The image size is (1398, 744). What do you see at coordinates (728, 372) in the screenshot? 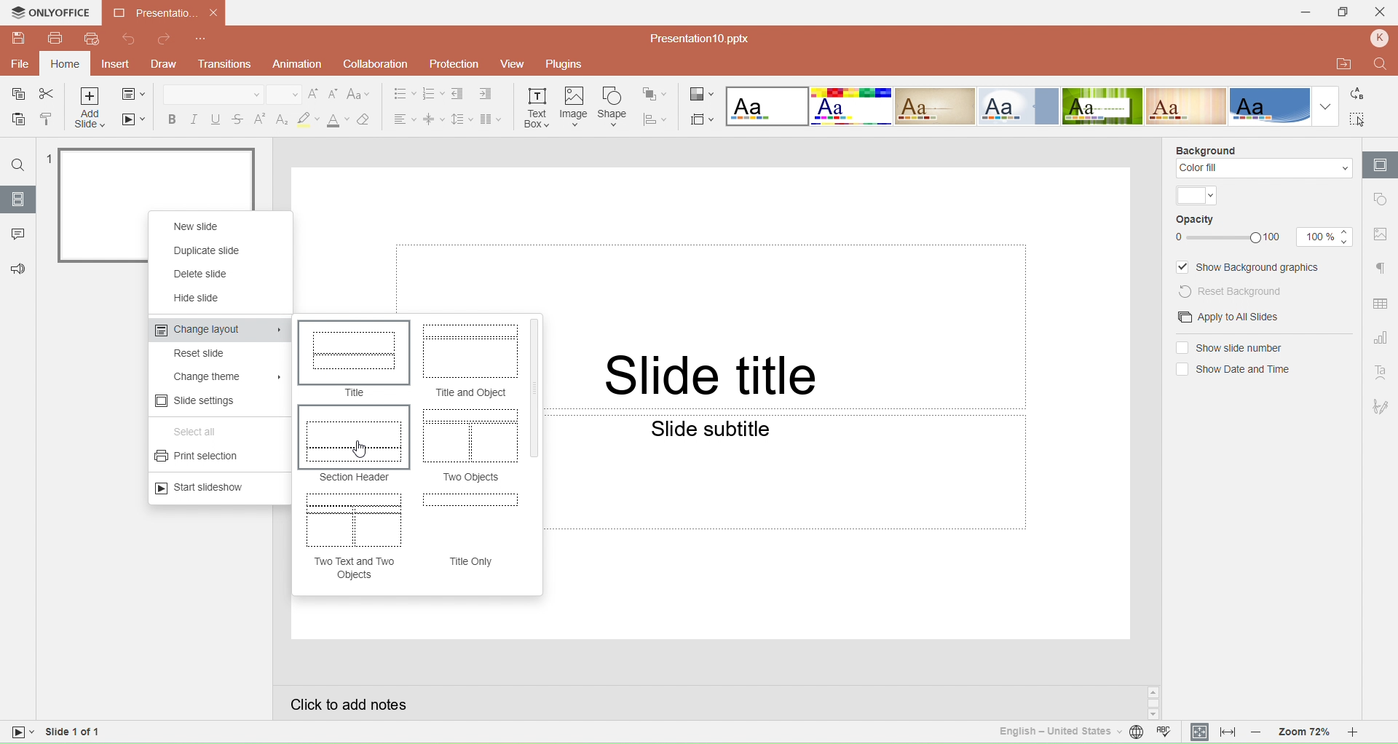
I see `Slide title` at bounding box center [728, 372].